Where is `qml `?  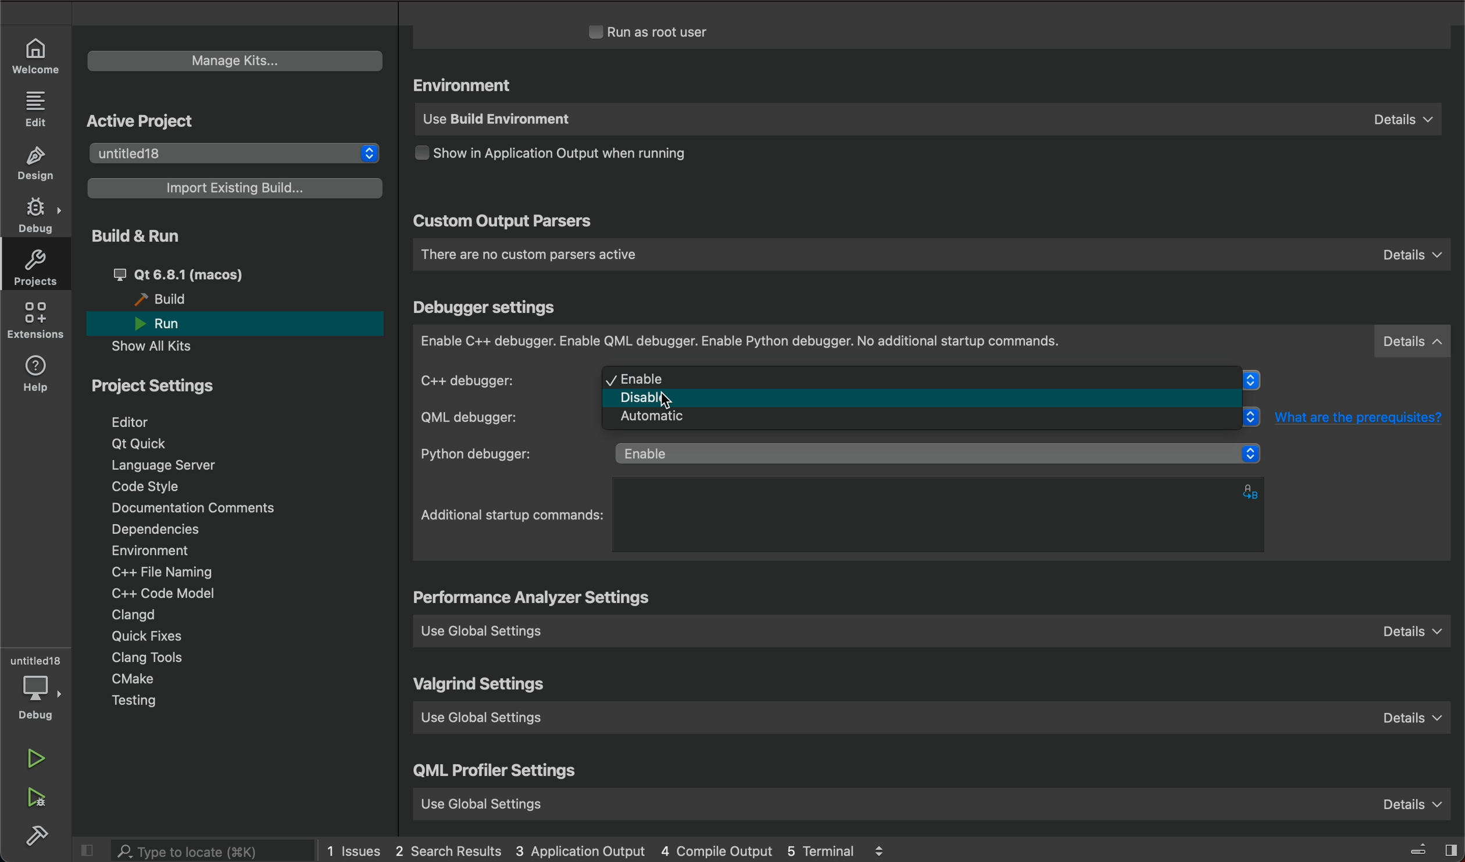
qml  is located at coordinates (496, 774).